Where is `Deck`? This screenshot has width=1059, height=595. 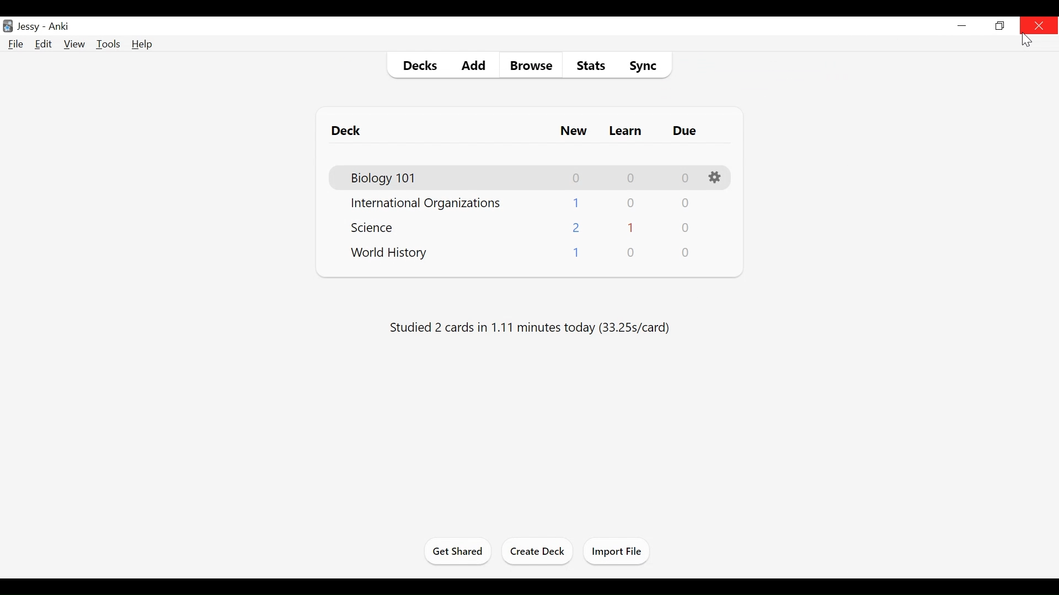
Deck is located at coordinates (346, 131).